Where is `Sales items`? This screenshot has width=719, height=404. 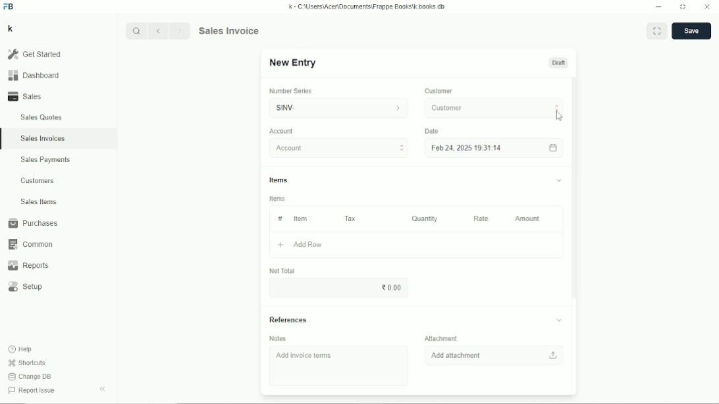 Sales items is located at coordinates (38, 202).